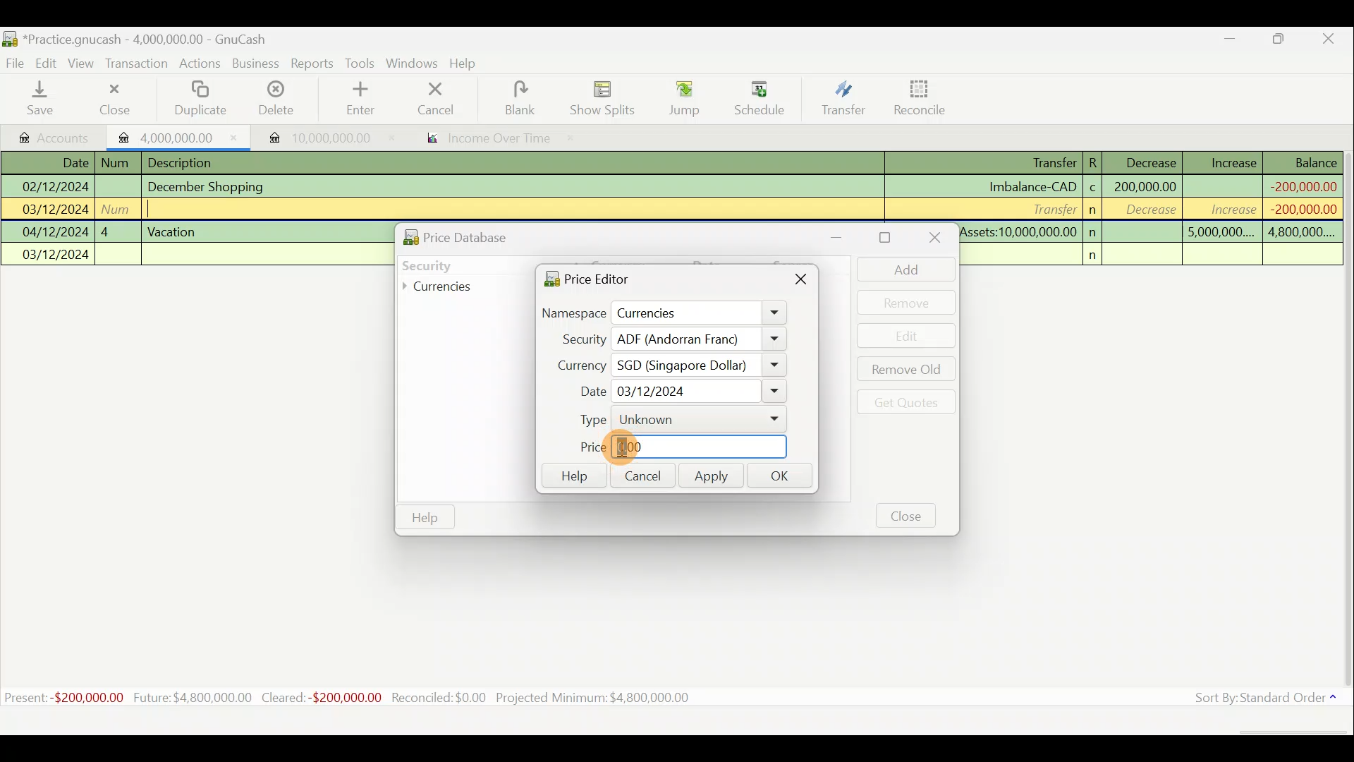 The image size is (1354, 762). Describe the element at coordinates (573, 476) in the screenshot. I see `Help` at that location.